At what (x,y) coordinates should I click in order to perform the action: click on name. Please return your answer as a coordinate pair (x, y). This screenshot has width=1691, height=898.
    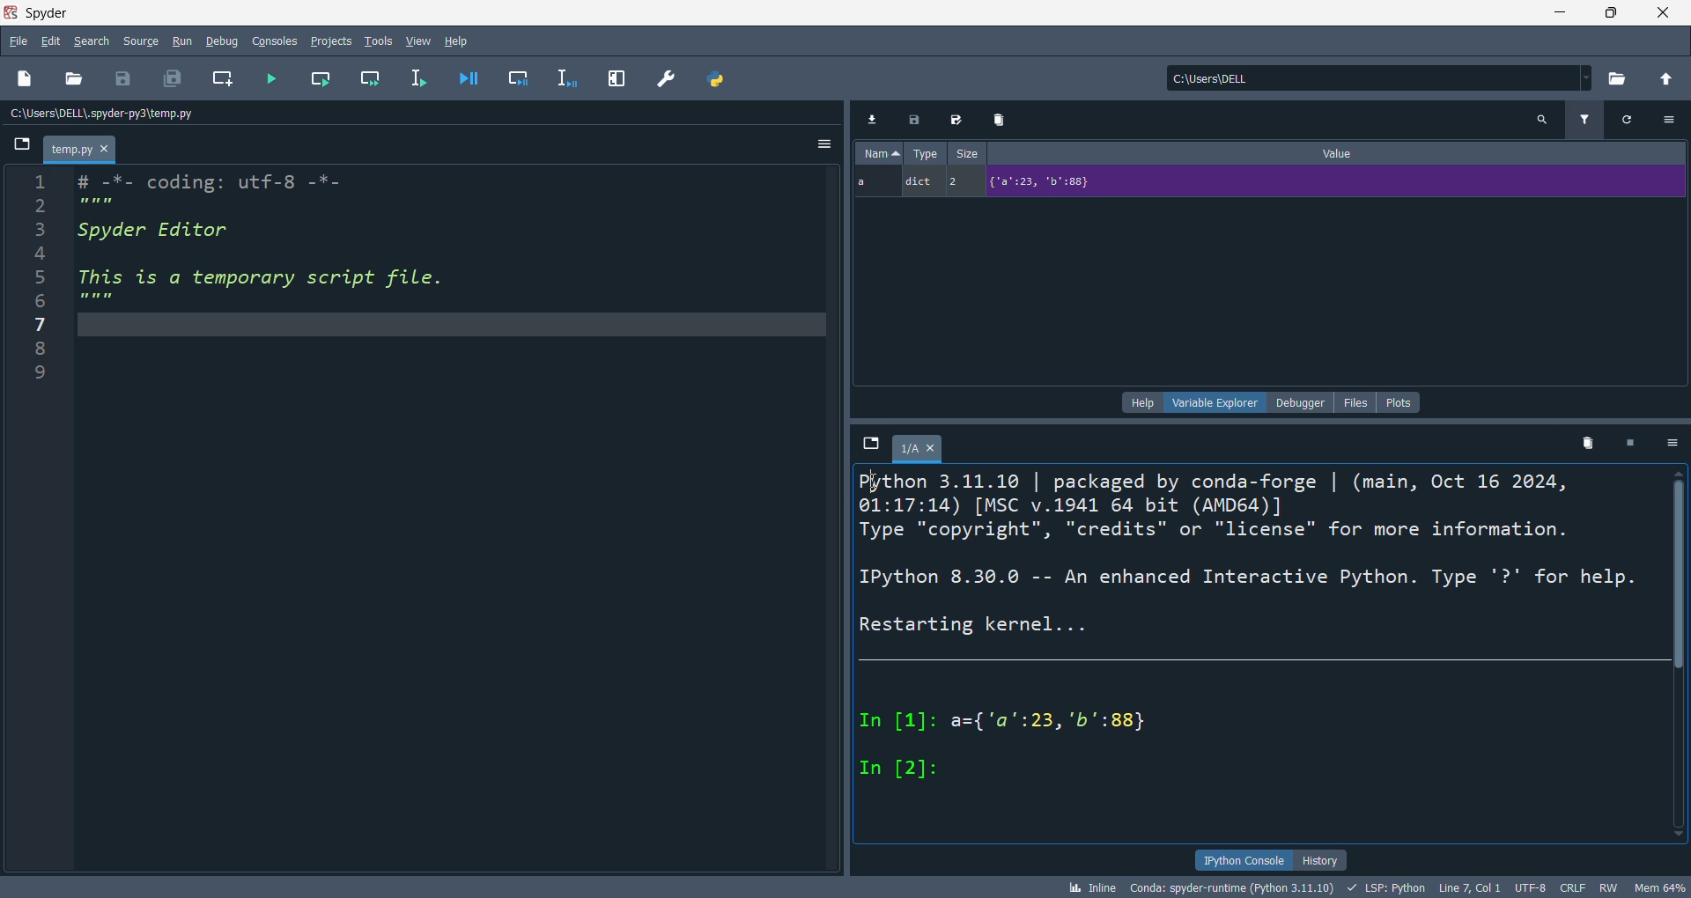
    Looking at the image, I should click on (881, 152).